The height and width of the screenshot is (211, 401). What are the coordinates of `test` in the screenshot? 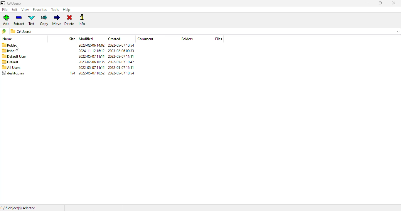 It's located at (32, 20).